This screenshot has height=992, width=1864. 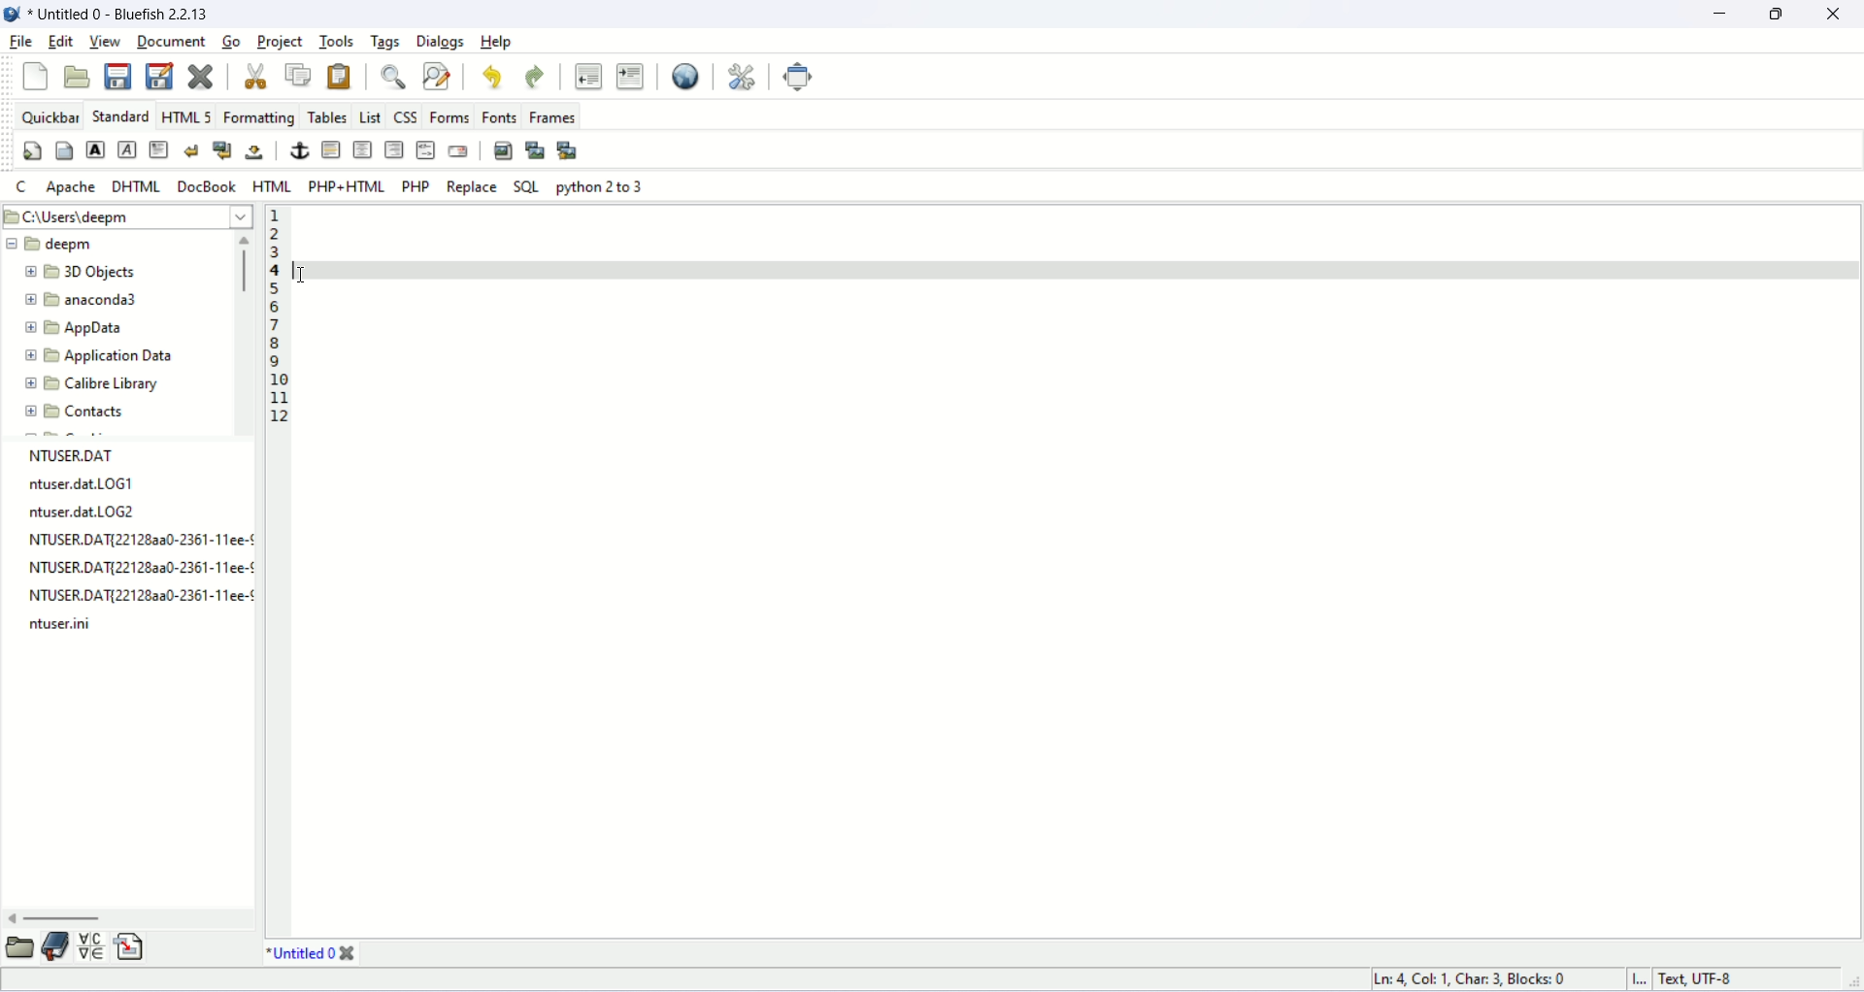 I want to click on show find bar, so click(x=397, y=77).